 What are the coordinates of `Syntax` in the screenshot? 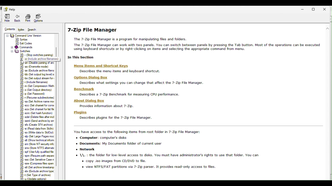 It's located at (21, 39).